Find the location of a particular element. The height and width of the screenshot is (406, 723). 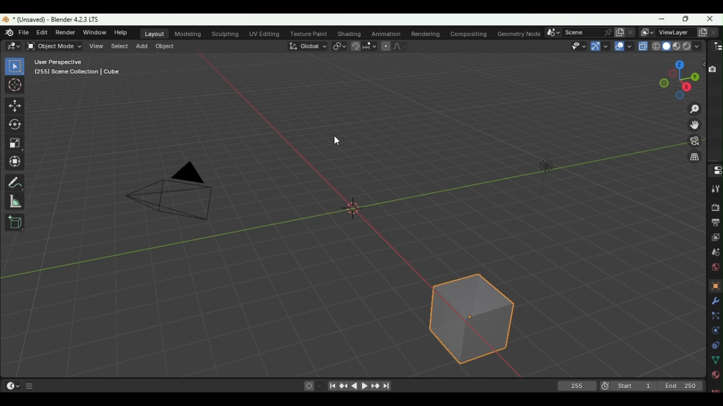

Shading is located at coordinates (697, 46).